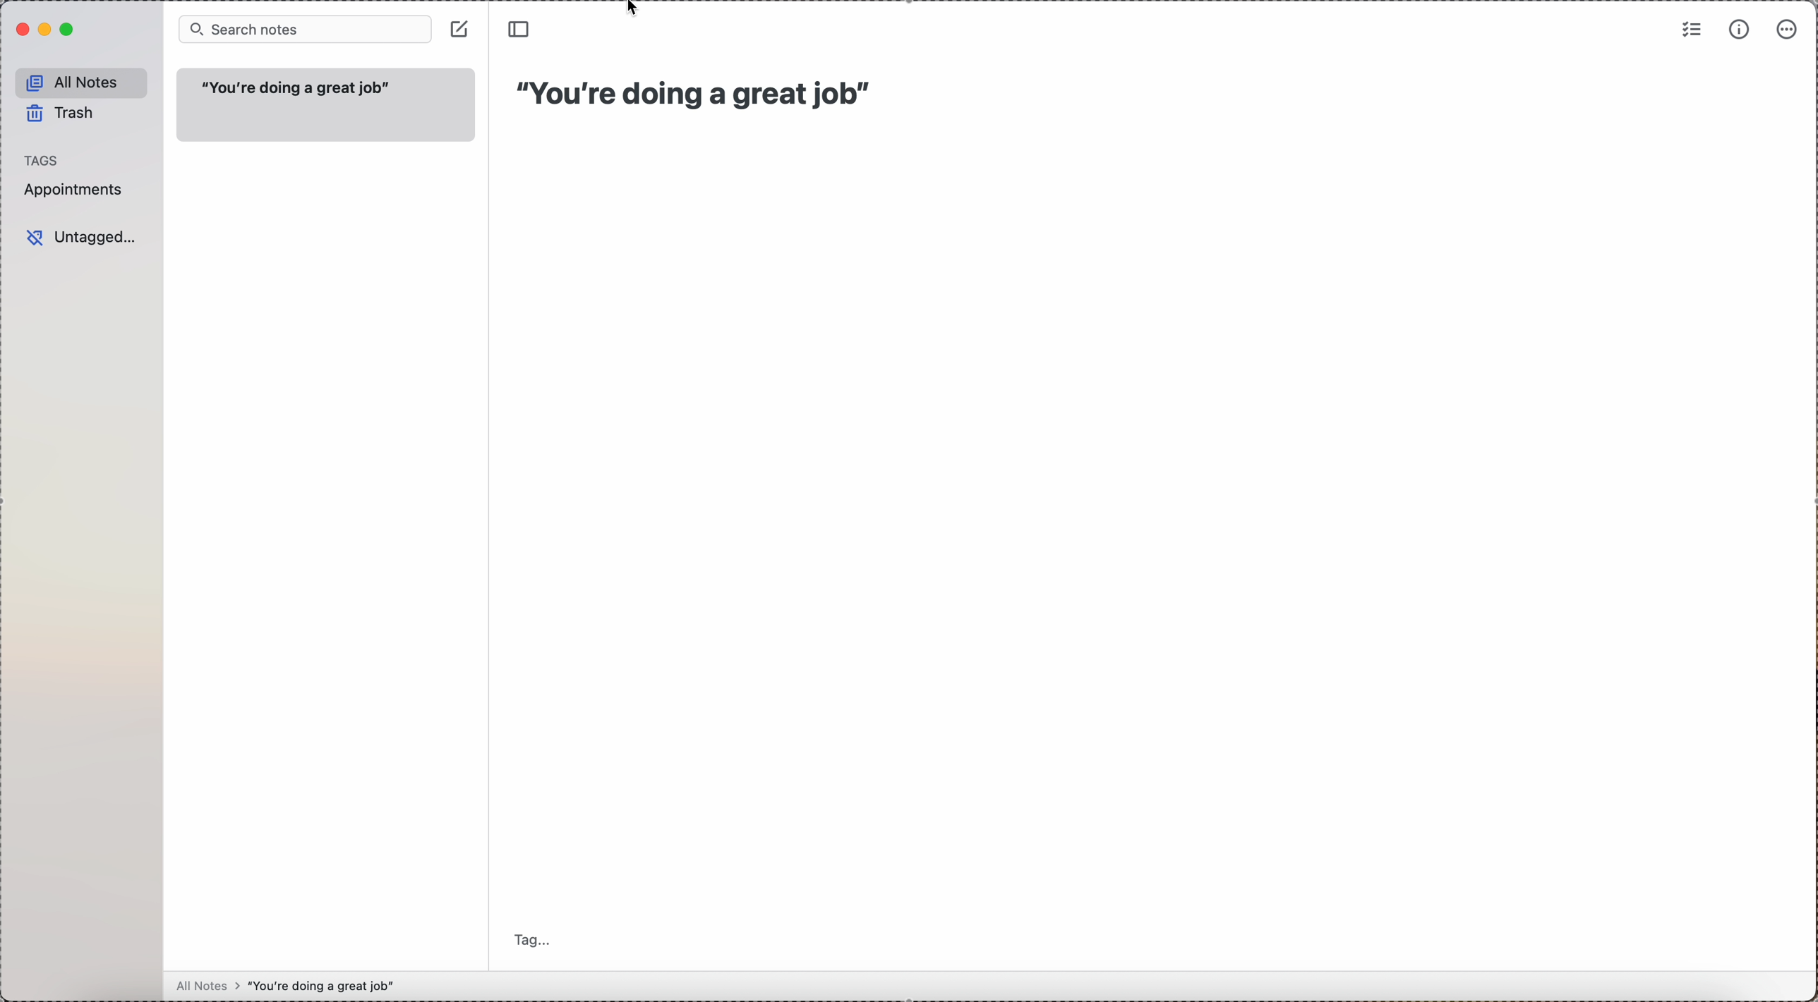 This screenshot has width=1818, height=1002. Describe the element at coordinates (519, 30) in the screenshot. I see `toggle sidebar` at that location.